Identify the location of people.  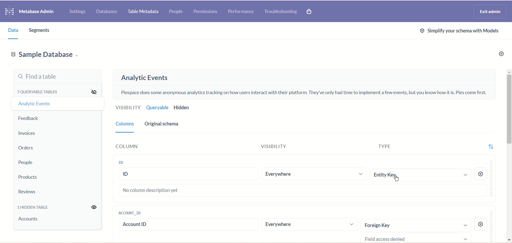
(25, 163).